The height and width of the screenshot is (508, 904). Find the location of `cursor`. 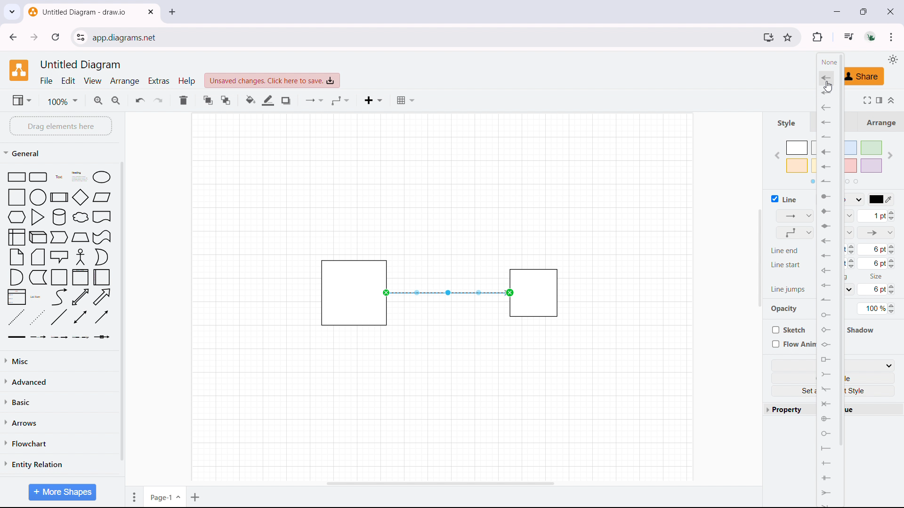

cursor is located at coordinates (827, 88).